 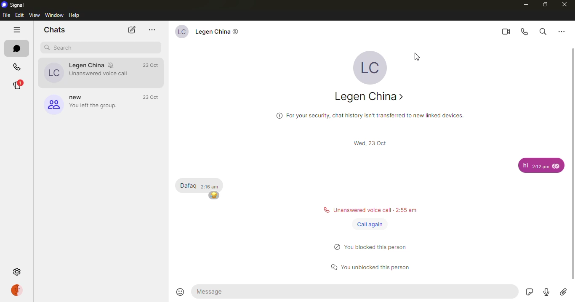 What do you see at coordinates (544, 31) in the screenshot?
I see `search` at bounding box center [544, 31].